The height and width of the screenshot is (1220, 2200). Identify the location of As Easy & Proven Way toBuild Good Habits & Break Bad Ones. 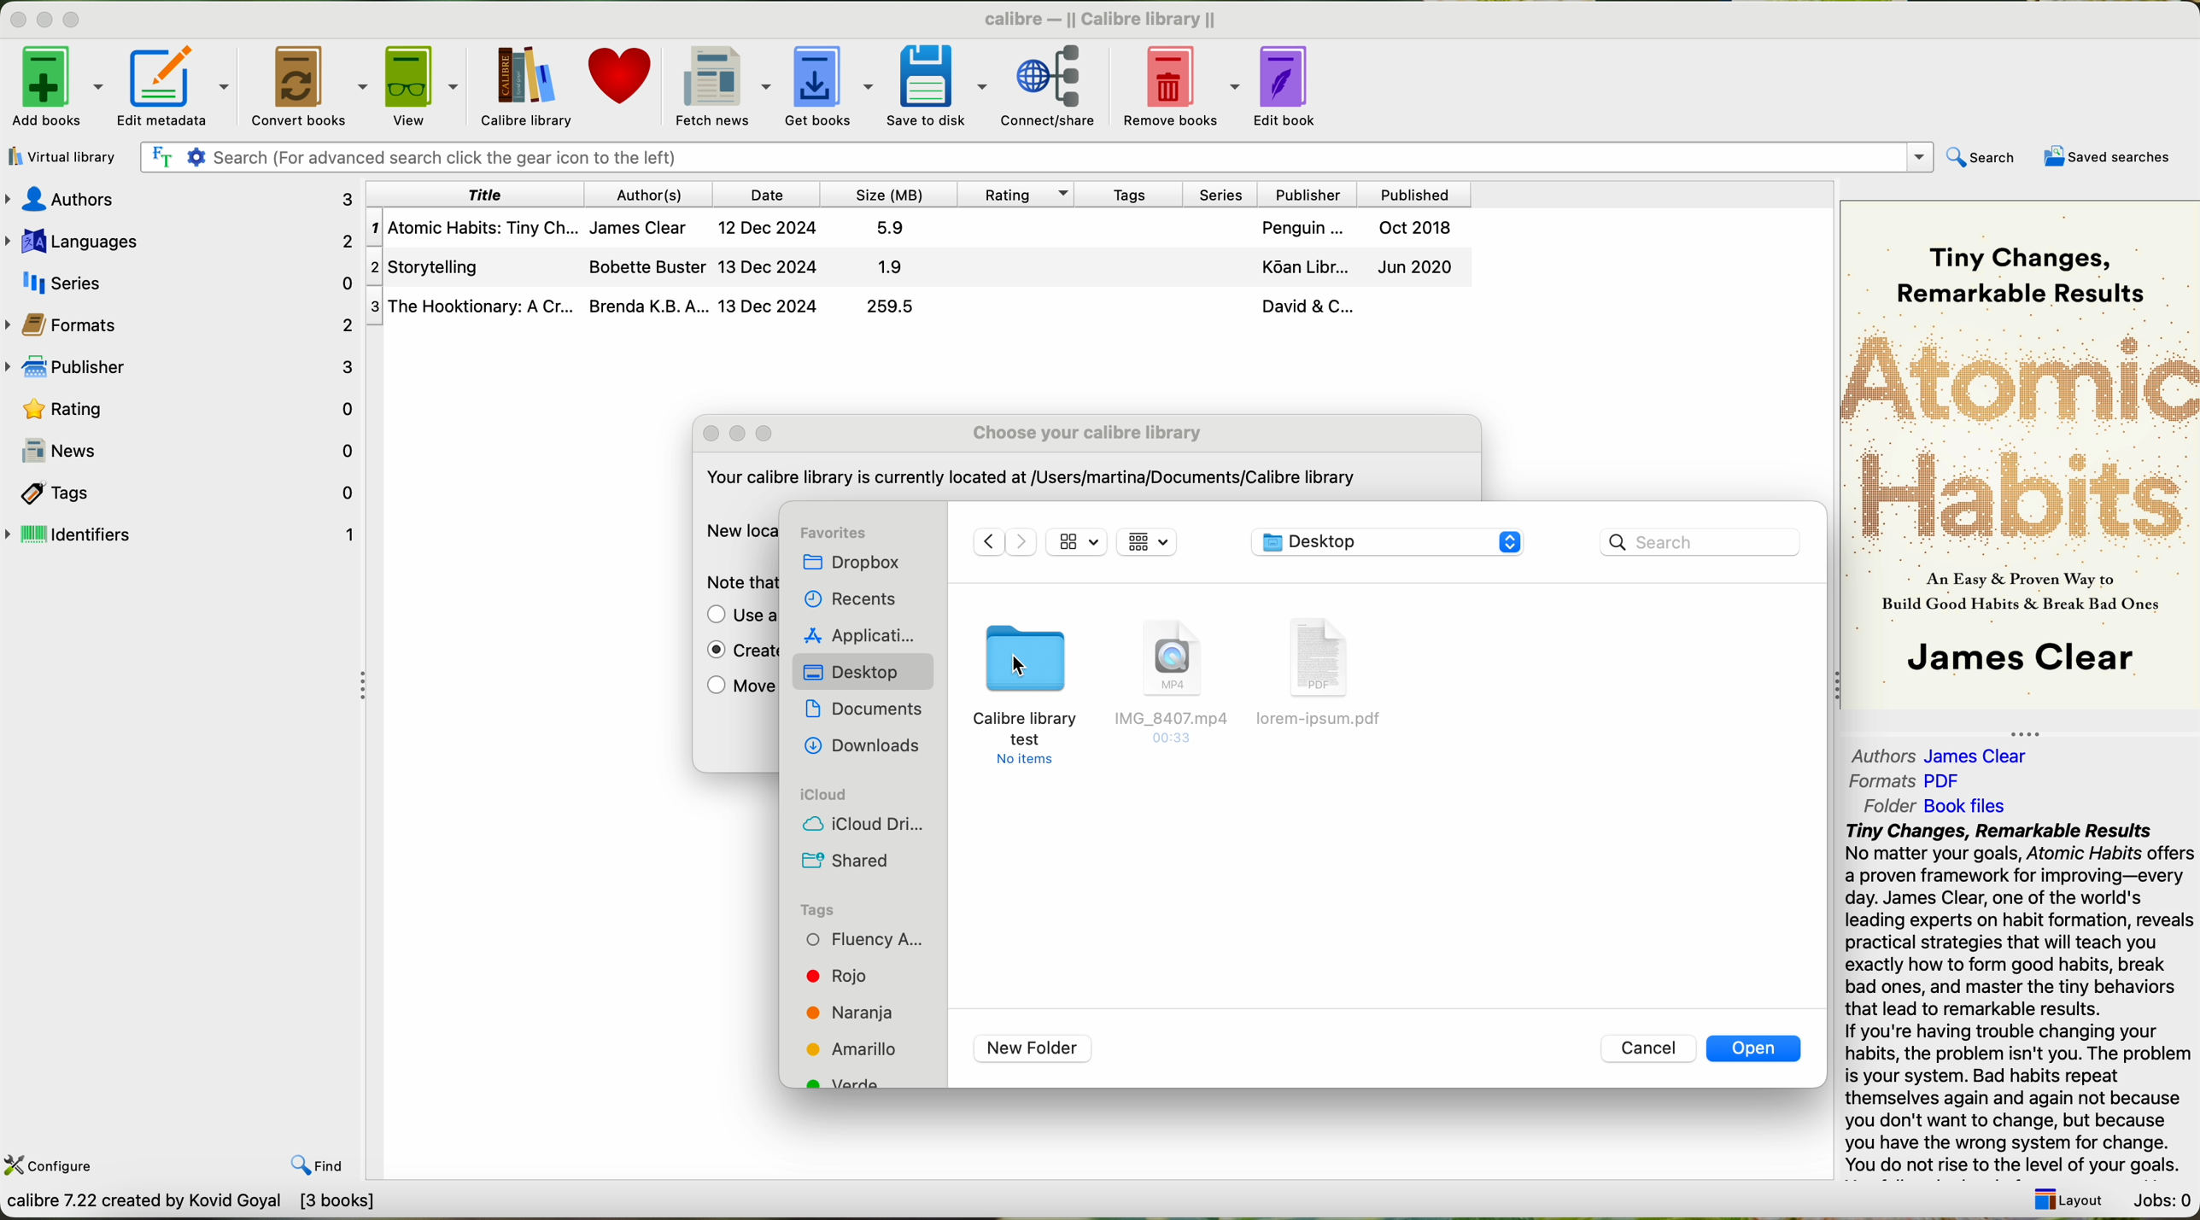
(2011, 593).